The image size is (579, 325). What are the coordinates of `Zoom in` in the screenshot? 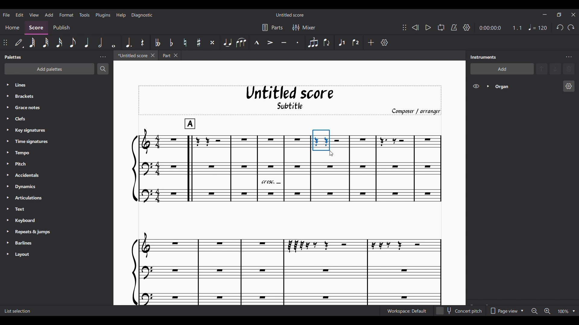 It's located at (547, 311).